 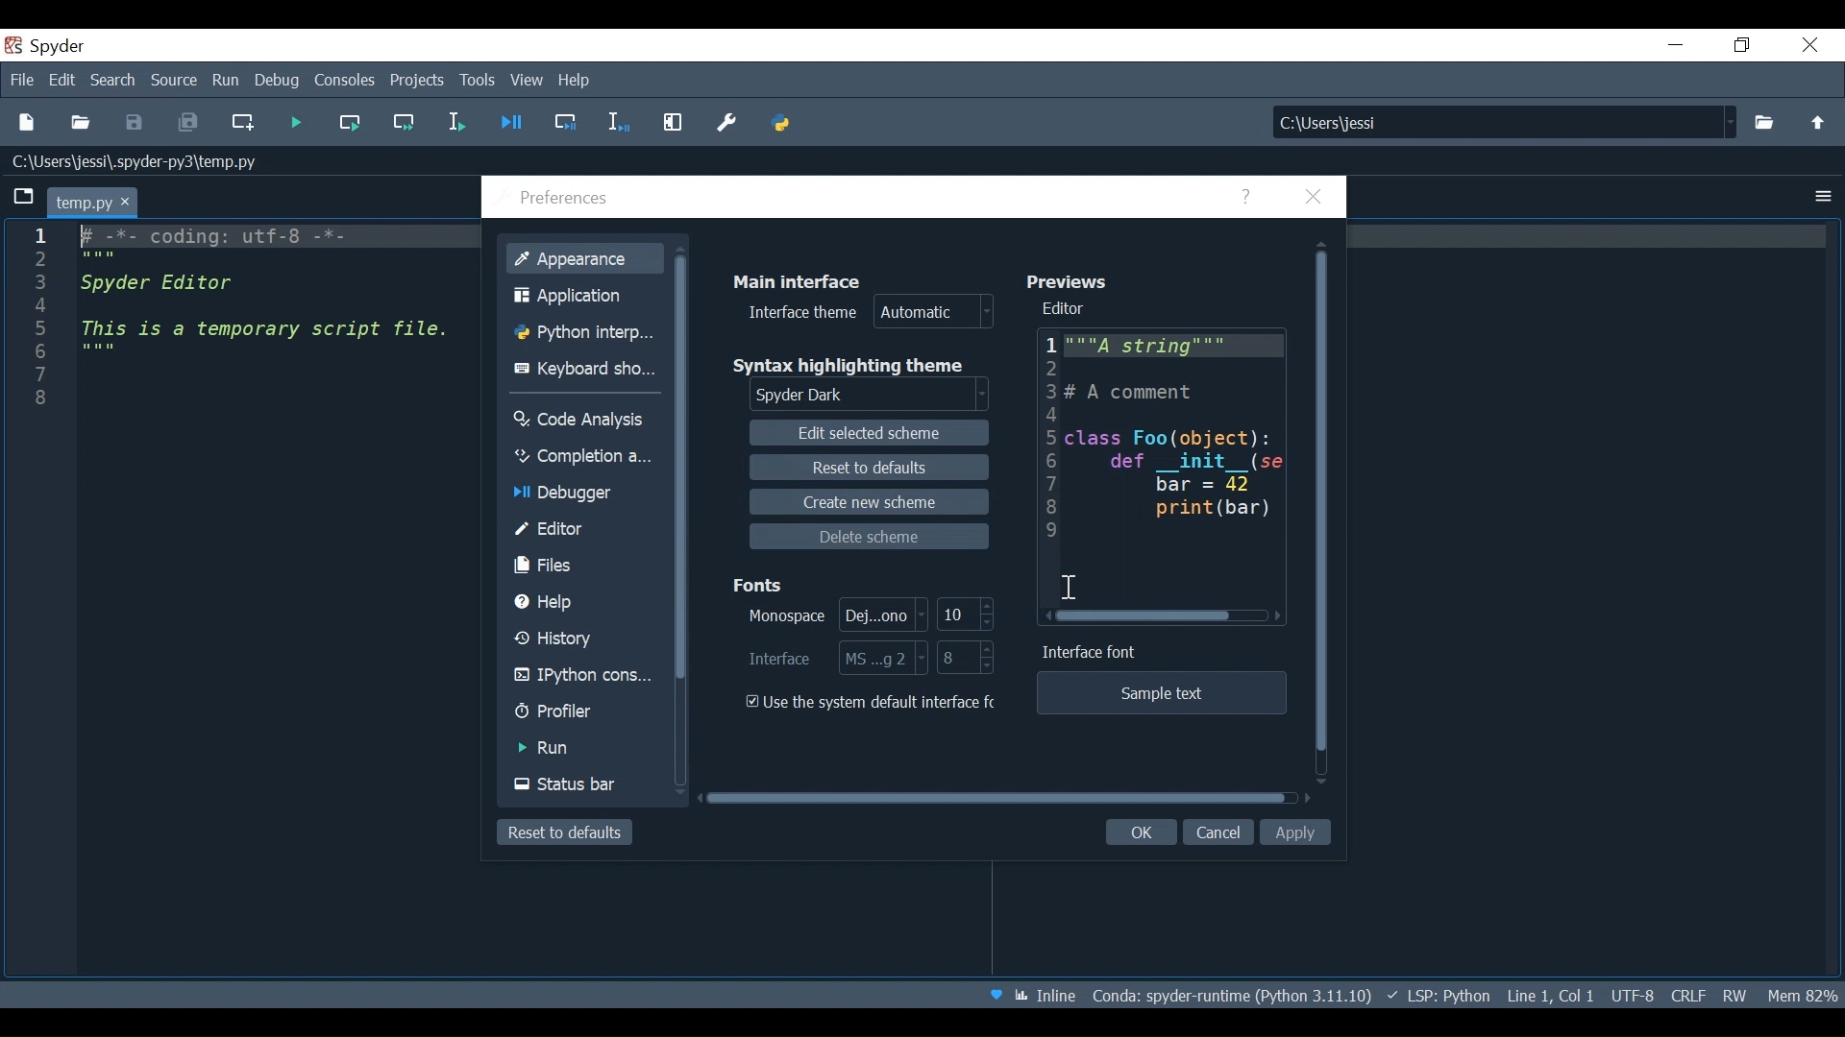 What do you see at coordinates (1815, 121) in the screenshot?
I see `Move up` at bounding box center [1815, 121].